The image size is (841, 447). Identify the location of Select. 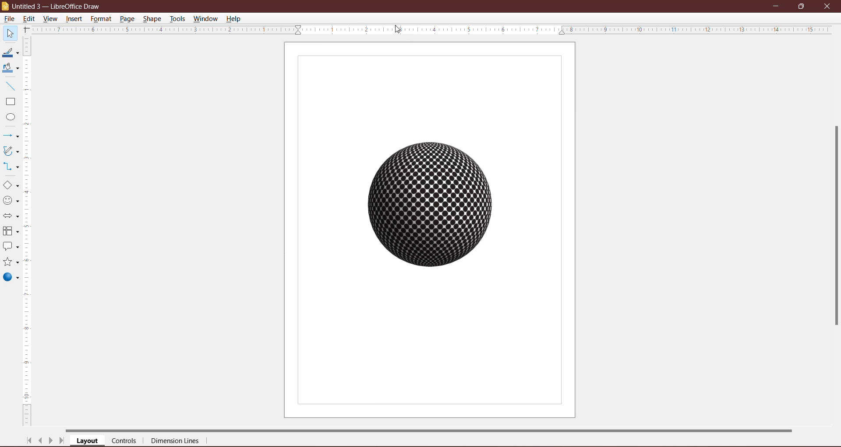
(10, 33).